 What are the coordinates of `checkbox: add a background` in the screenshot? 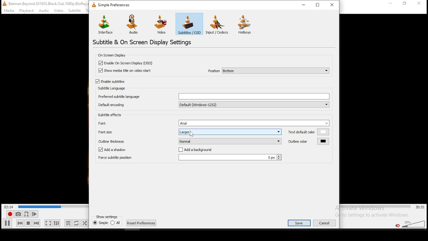 It's located at (198, 150).